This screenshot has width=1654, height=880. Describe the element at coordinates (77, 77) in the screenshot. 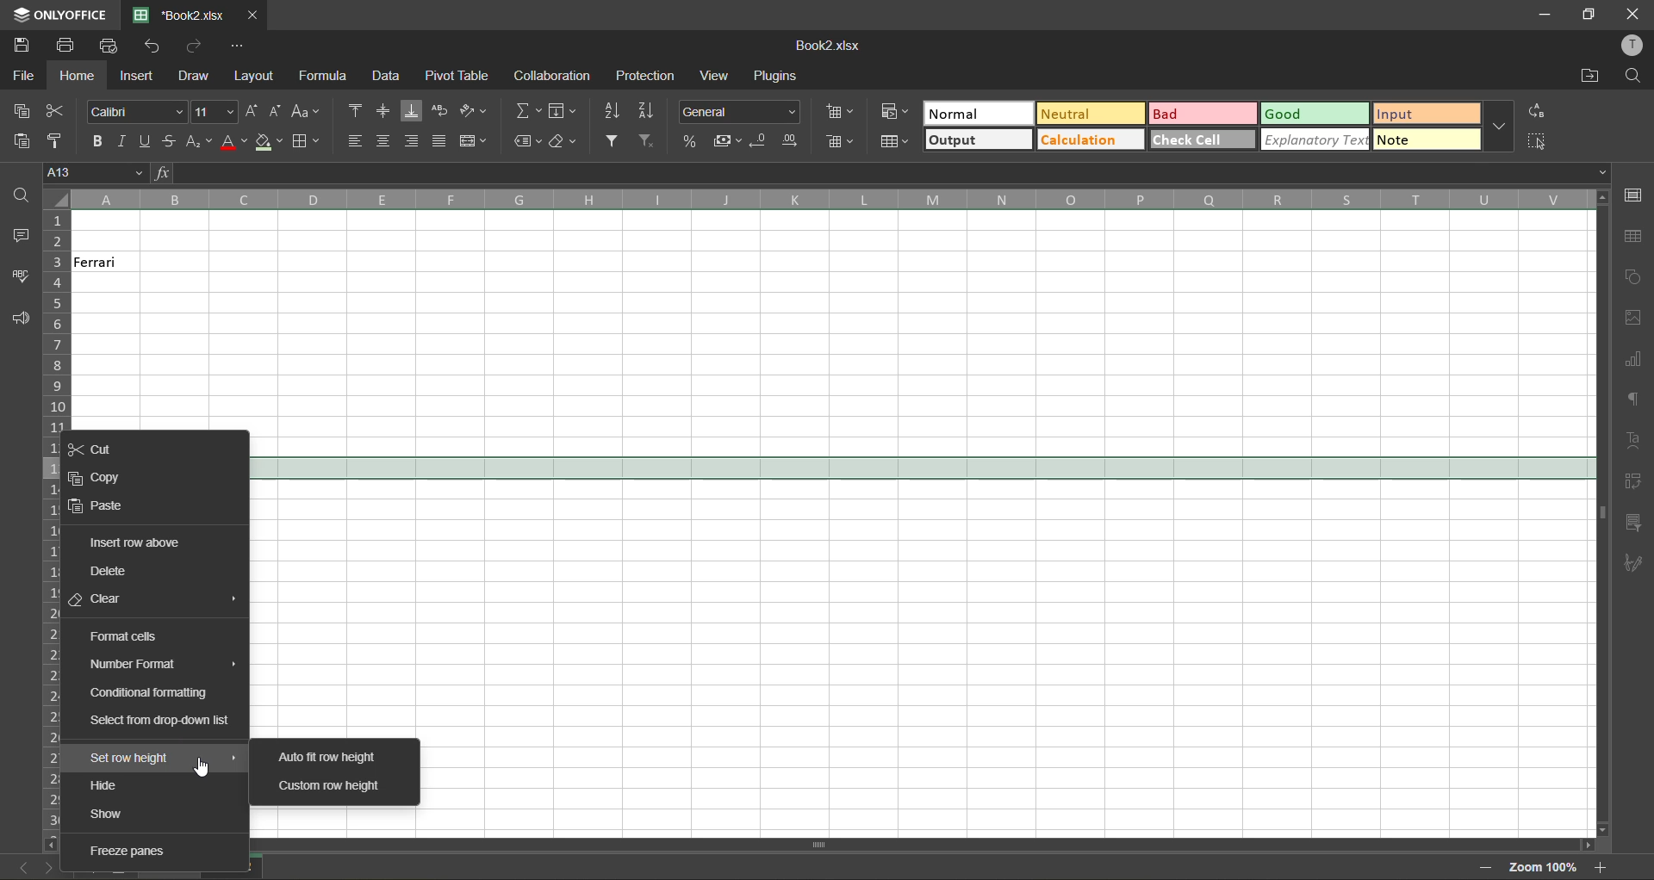

I see `home` at that location.